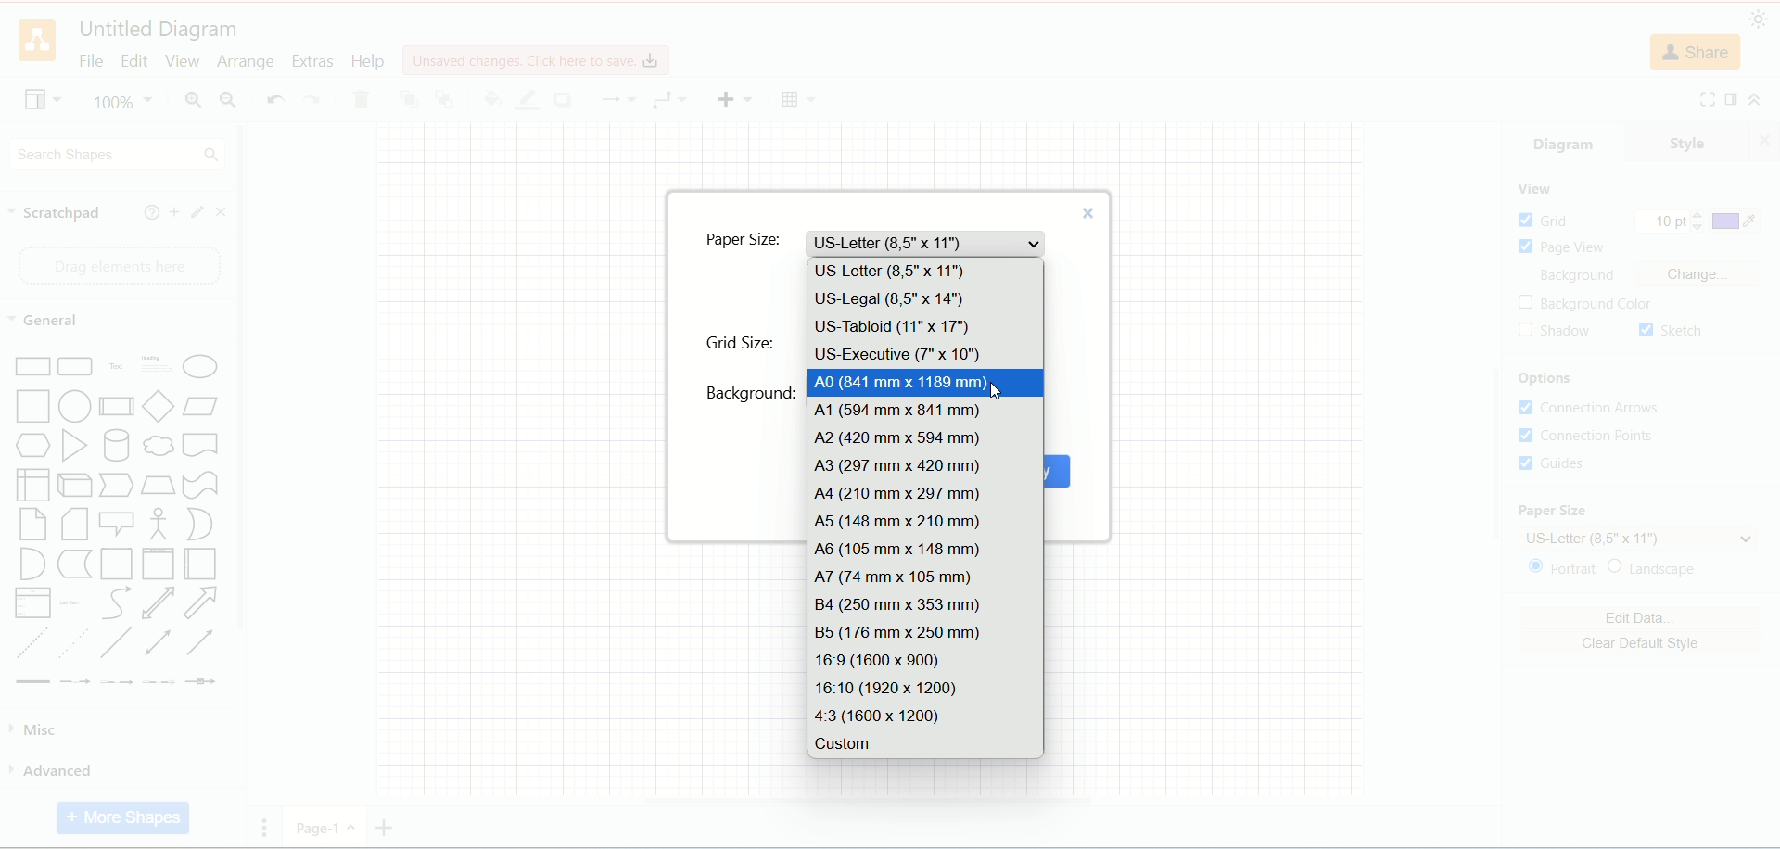 Image resolution: width=1780 pixels, height=849 pixels. What do you see at coordinates (160, 408) in the screenshot?
I see `Diamond` at bounding box center [160, 408].